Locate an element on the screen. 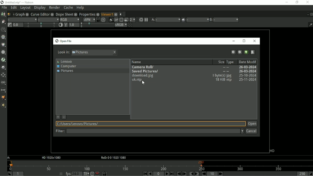 The image size is (313, 176). Size is located at coordinates (220, 62).